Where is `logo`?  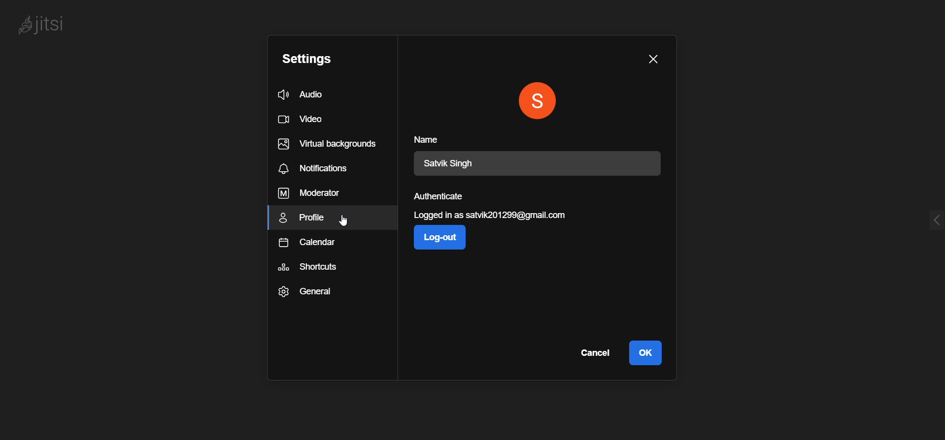 logo is located at coordinates (52, 25).